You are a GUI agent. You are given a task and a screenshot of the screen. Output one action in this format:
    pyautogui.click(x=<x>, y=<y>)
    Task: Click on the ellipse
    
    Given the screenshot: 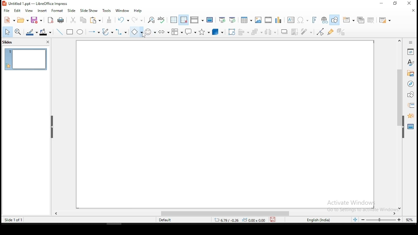 What is the action you would take?
    pyautogui.click(x=81, y=32)
    